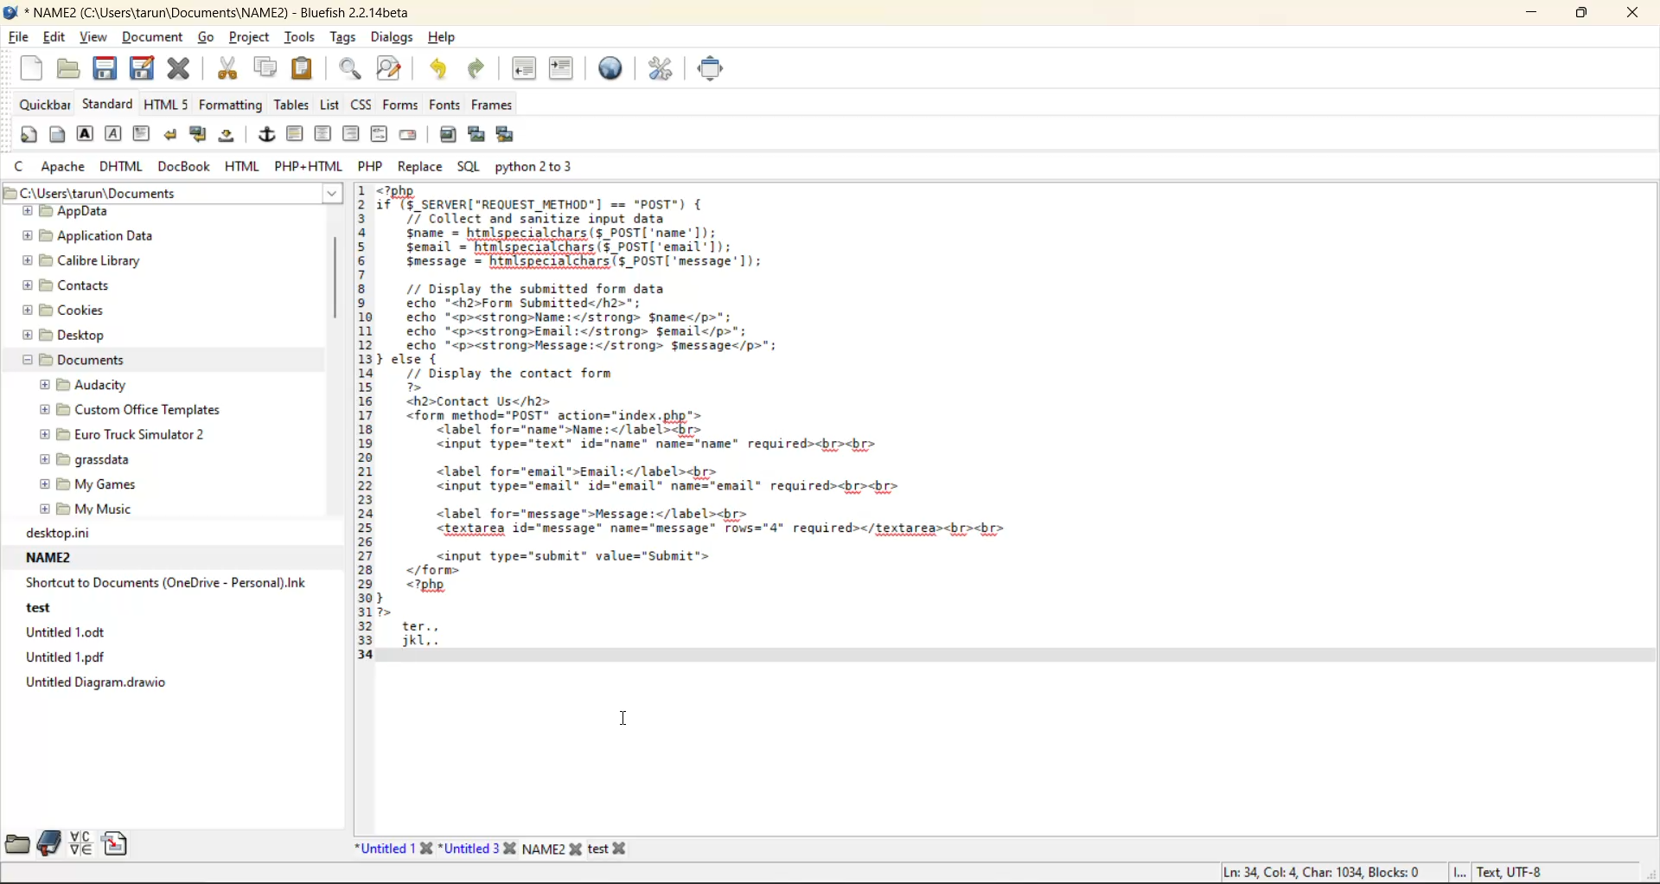 Image resolution: width=1660 pixels, height=884 pixels. I want to click on tables, so click(293, 105).